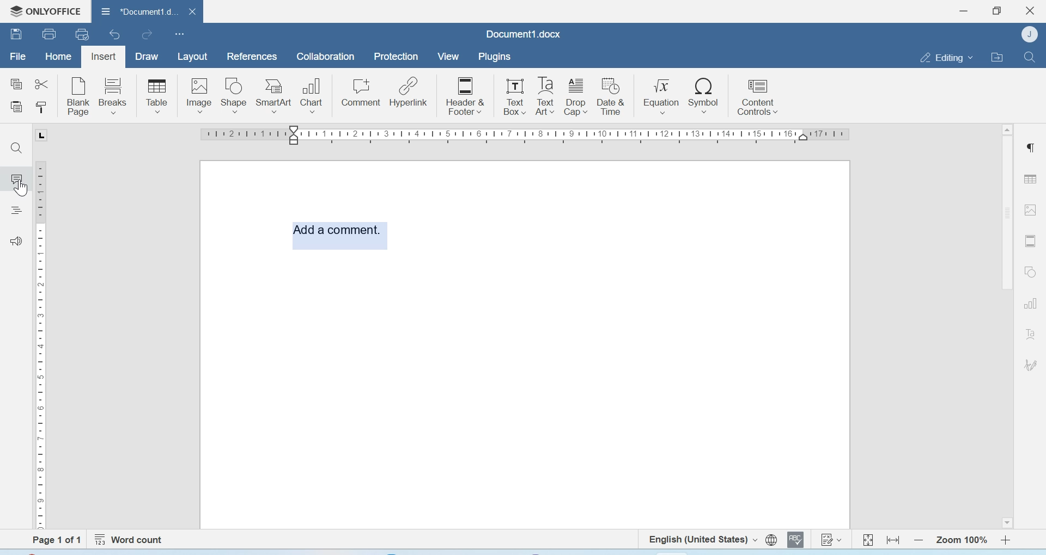  What do you see at coordinates (996, 11) in the screenshot?
I see `Maximize` at bounding box center [996, 11].